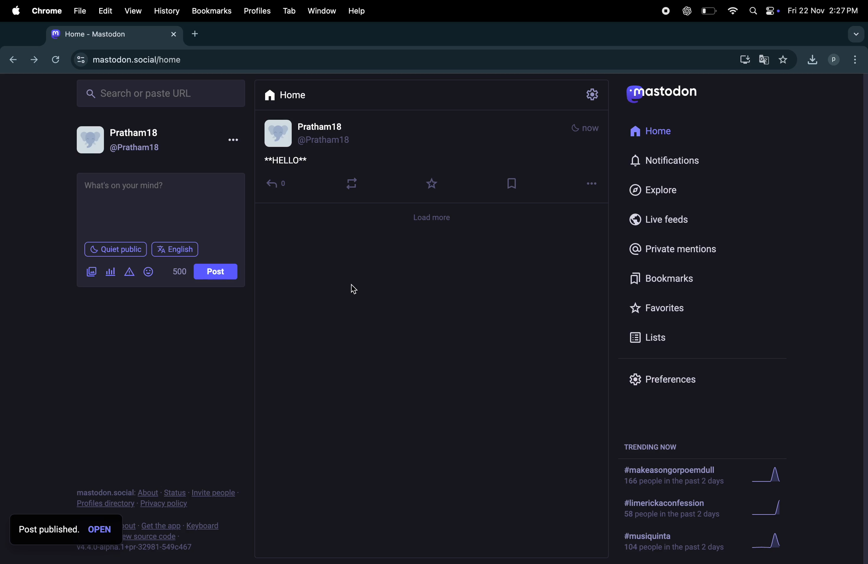 The width and height of the screenshot is (868, 564). Describe the element at coordinates (678, 248) in the screenshot. I see `private mentions` at that location.